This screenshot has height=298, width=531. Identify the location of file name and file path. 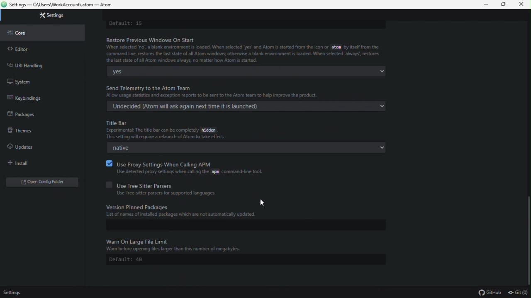
(61, 5).